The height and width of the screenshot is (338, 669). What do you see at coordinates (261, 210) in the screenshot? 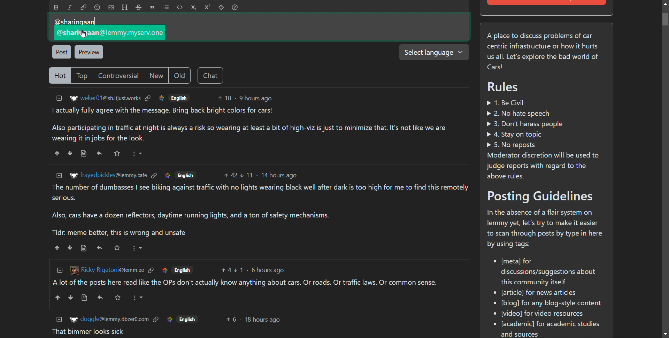
I see `The number of dumbasses | see biking against traffic with no lights wearing black well after dark is too high for me to find this remotely
serious.

Also, cars have a dozen reflectors, daytime running lights, and a ton of safety mechanisms.

Tldr: meme better, this is wrong and unsafe` at bounding box center [261, 210].